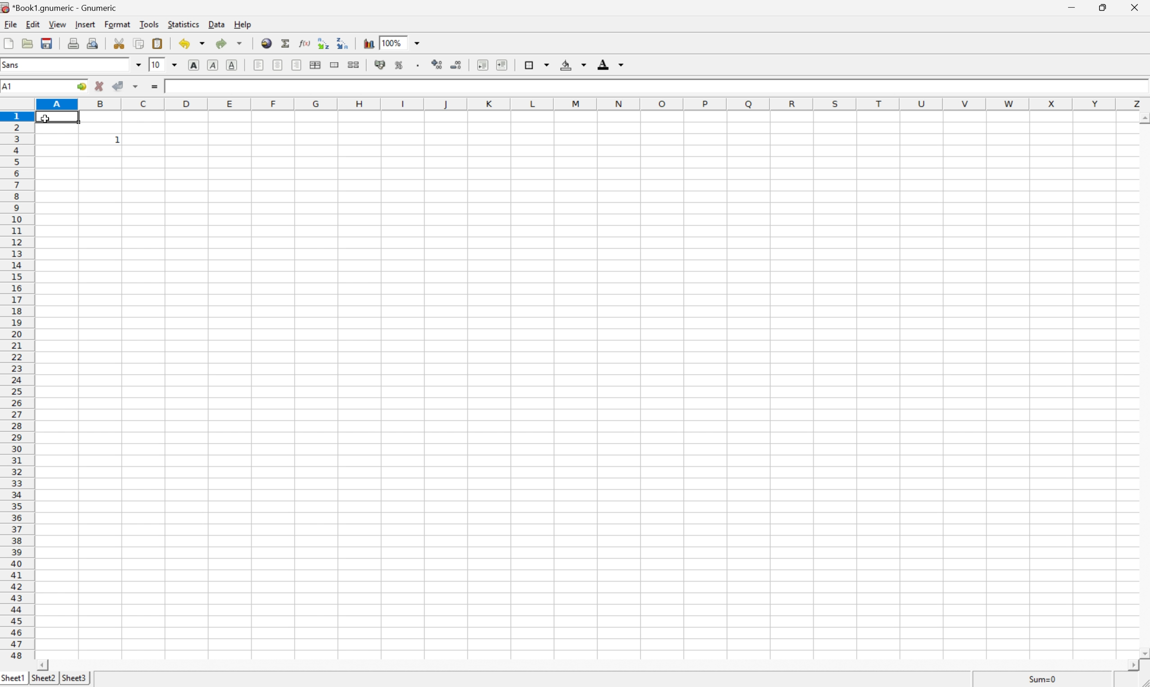  Describe the element at coordinates (149, 25) in the screenshot. I see `tools` at that location.